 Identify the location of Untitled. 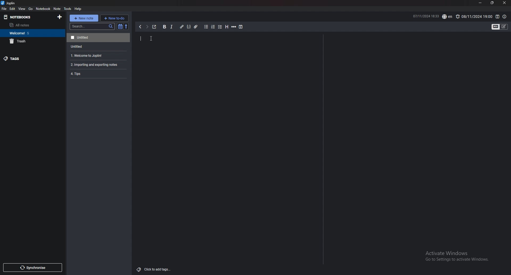
(98, 37).